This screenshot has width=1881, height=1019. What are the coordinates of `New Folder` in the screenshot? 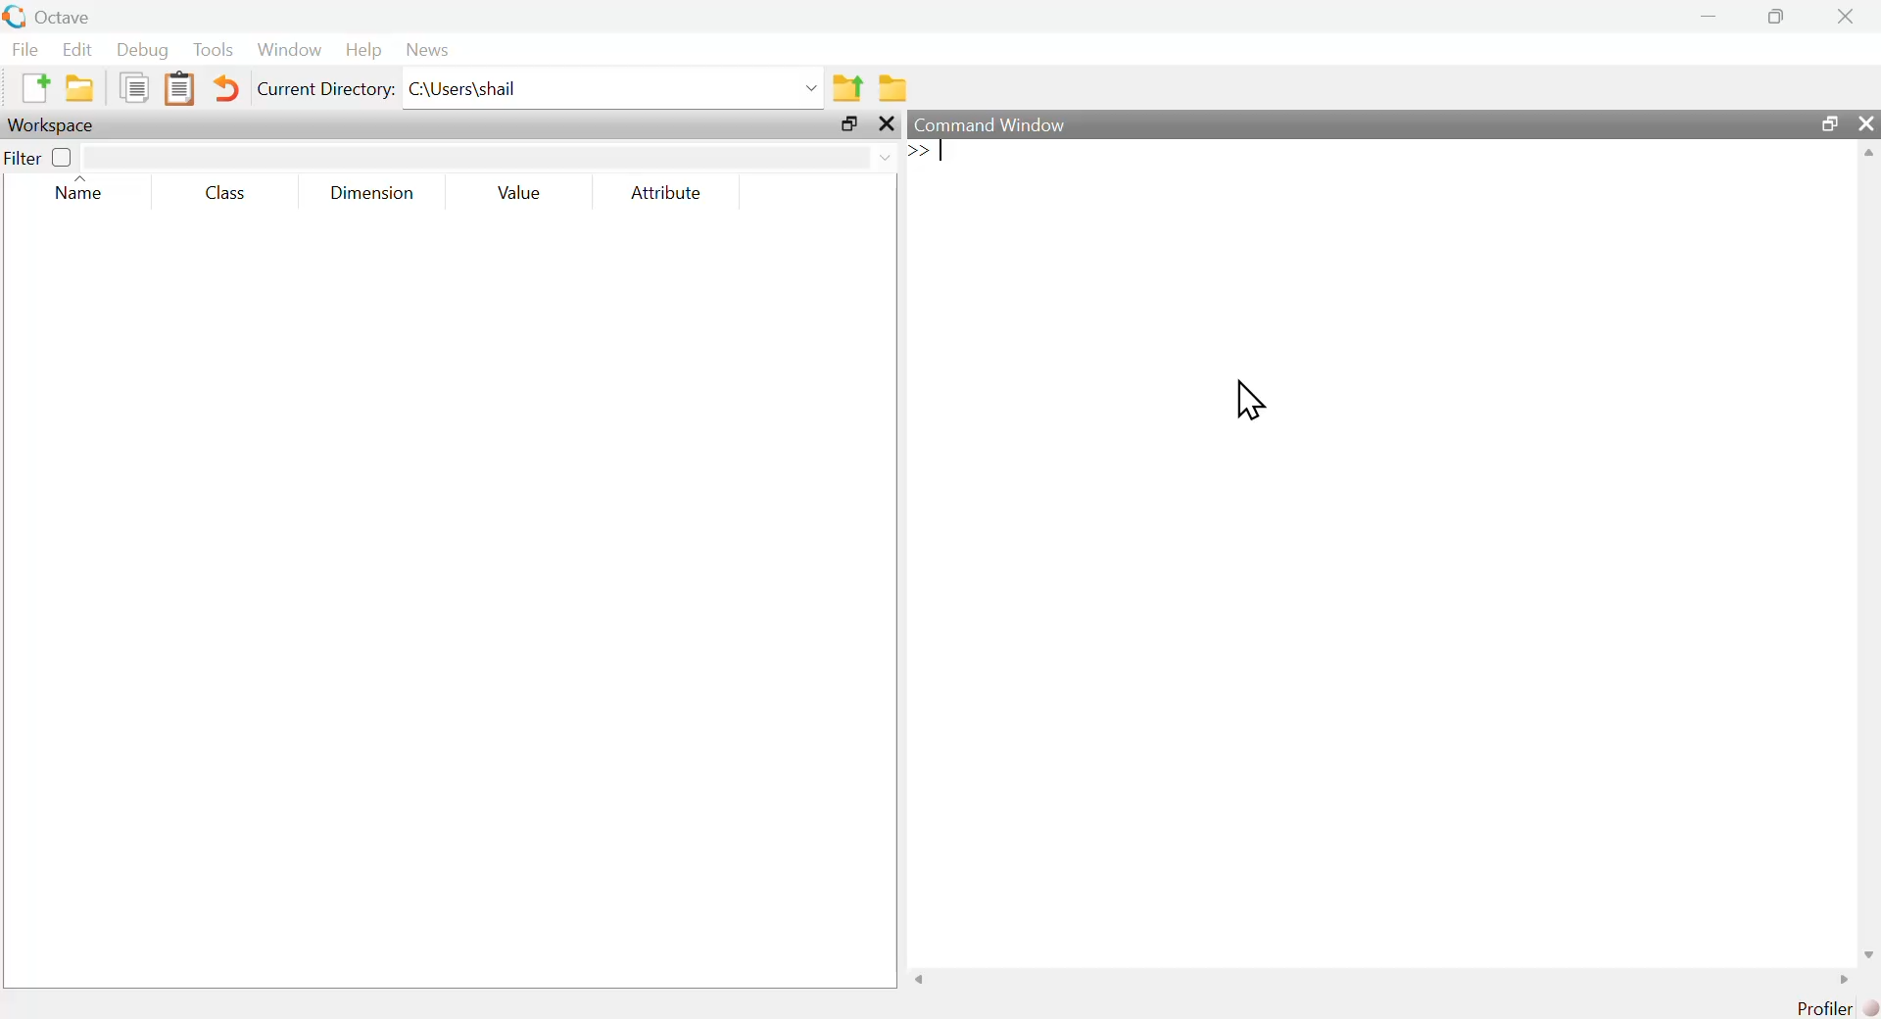 It's located at (79, 88).